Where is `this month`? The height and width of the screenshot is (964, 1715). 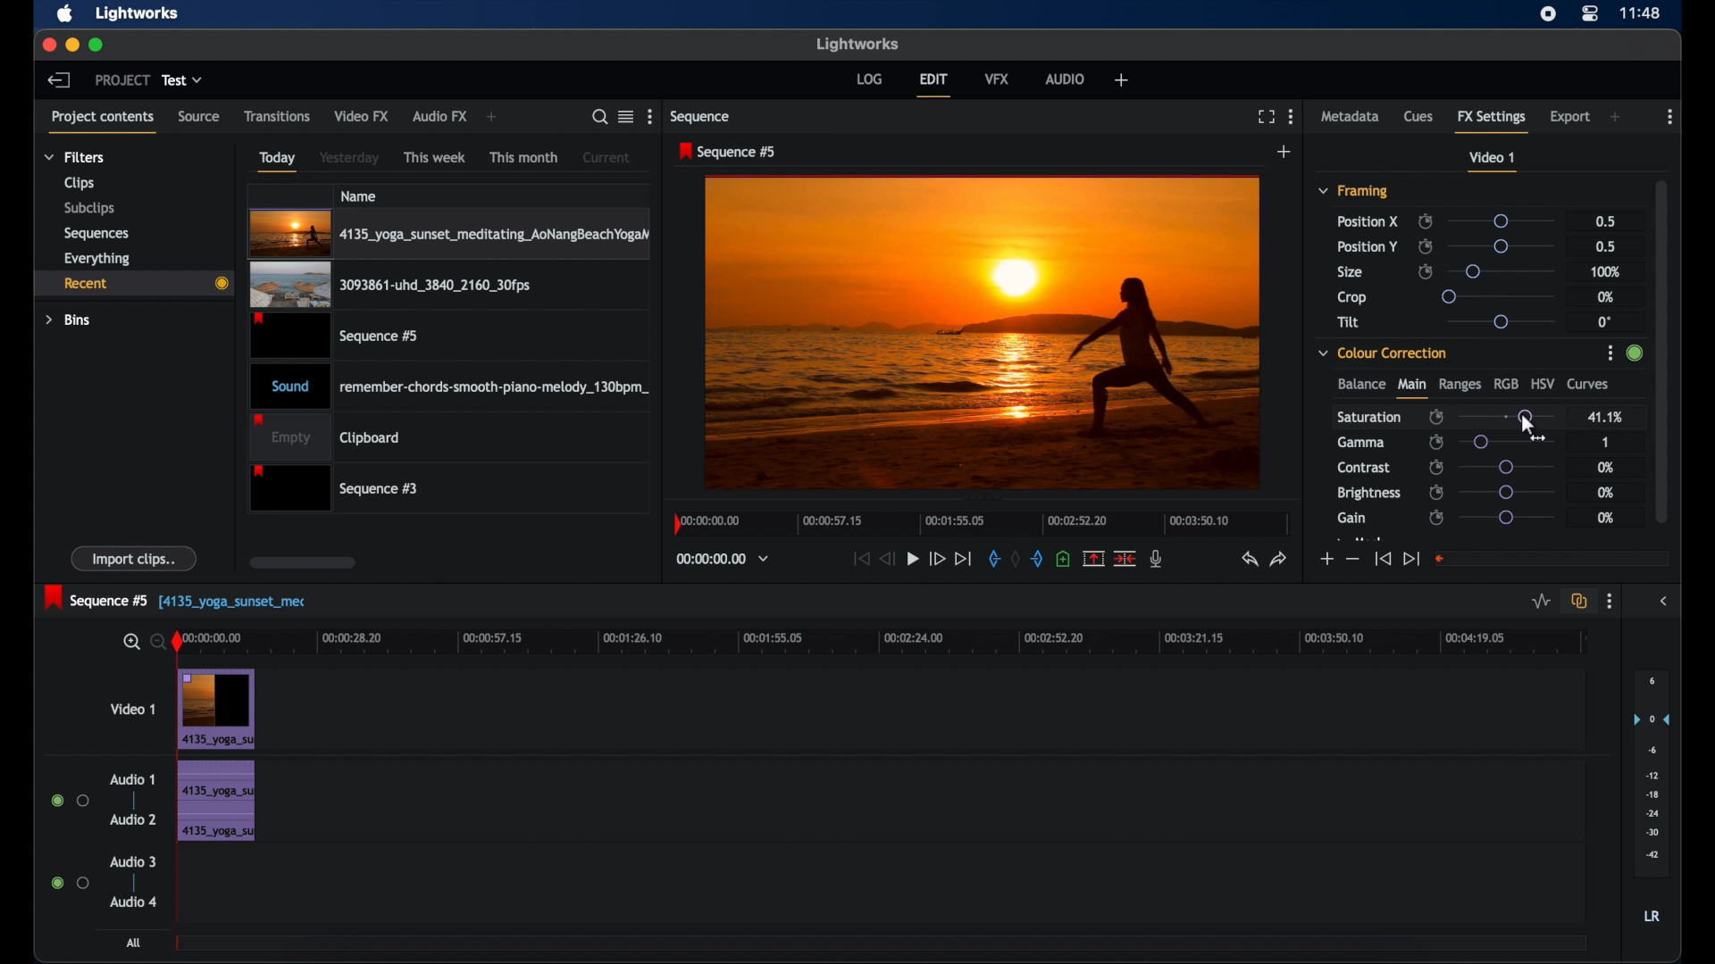
this month is located at coordinates (523, 157).